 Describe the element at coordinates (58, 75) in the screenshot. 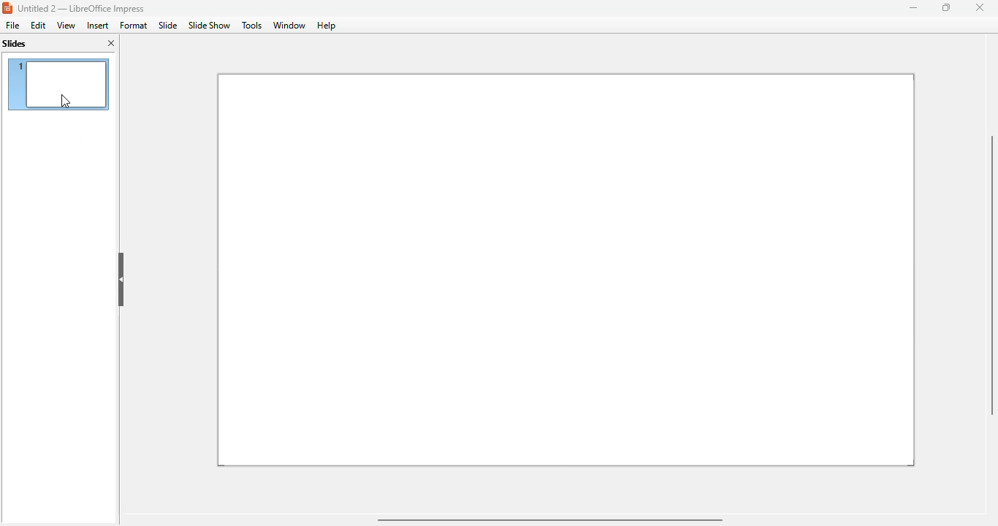

I see `slide 1` at that location.